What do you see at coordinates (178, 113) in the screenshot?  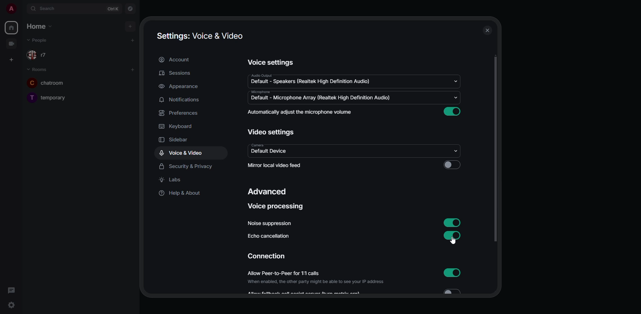 I see `preferences` at bounding box center [178, 113].